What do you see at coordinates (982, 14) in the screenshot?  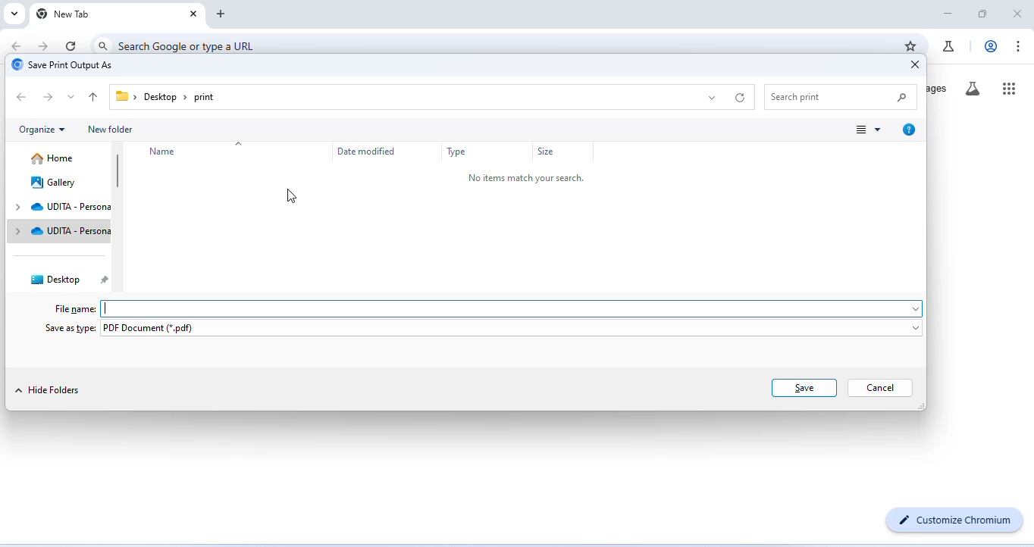 I see `maximize` at bounding box center [982, 14].